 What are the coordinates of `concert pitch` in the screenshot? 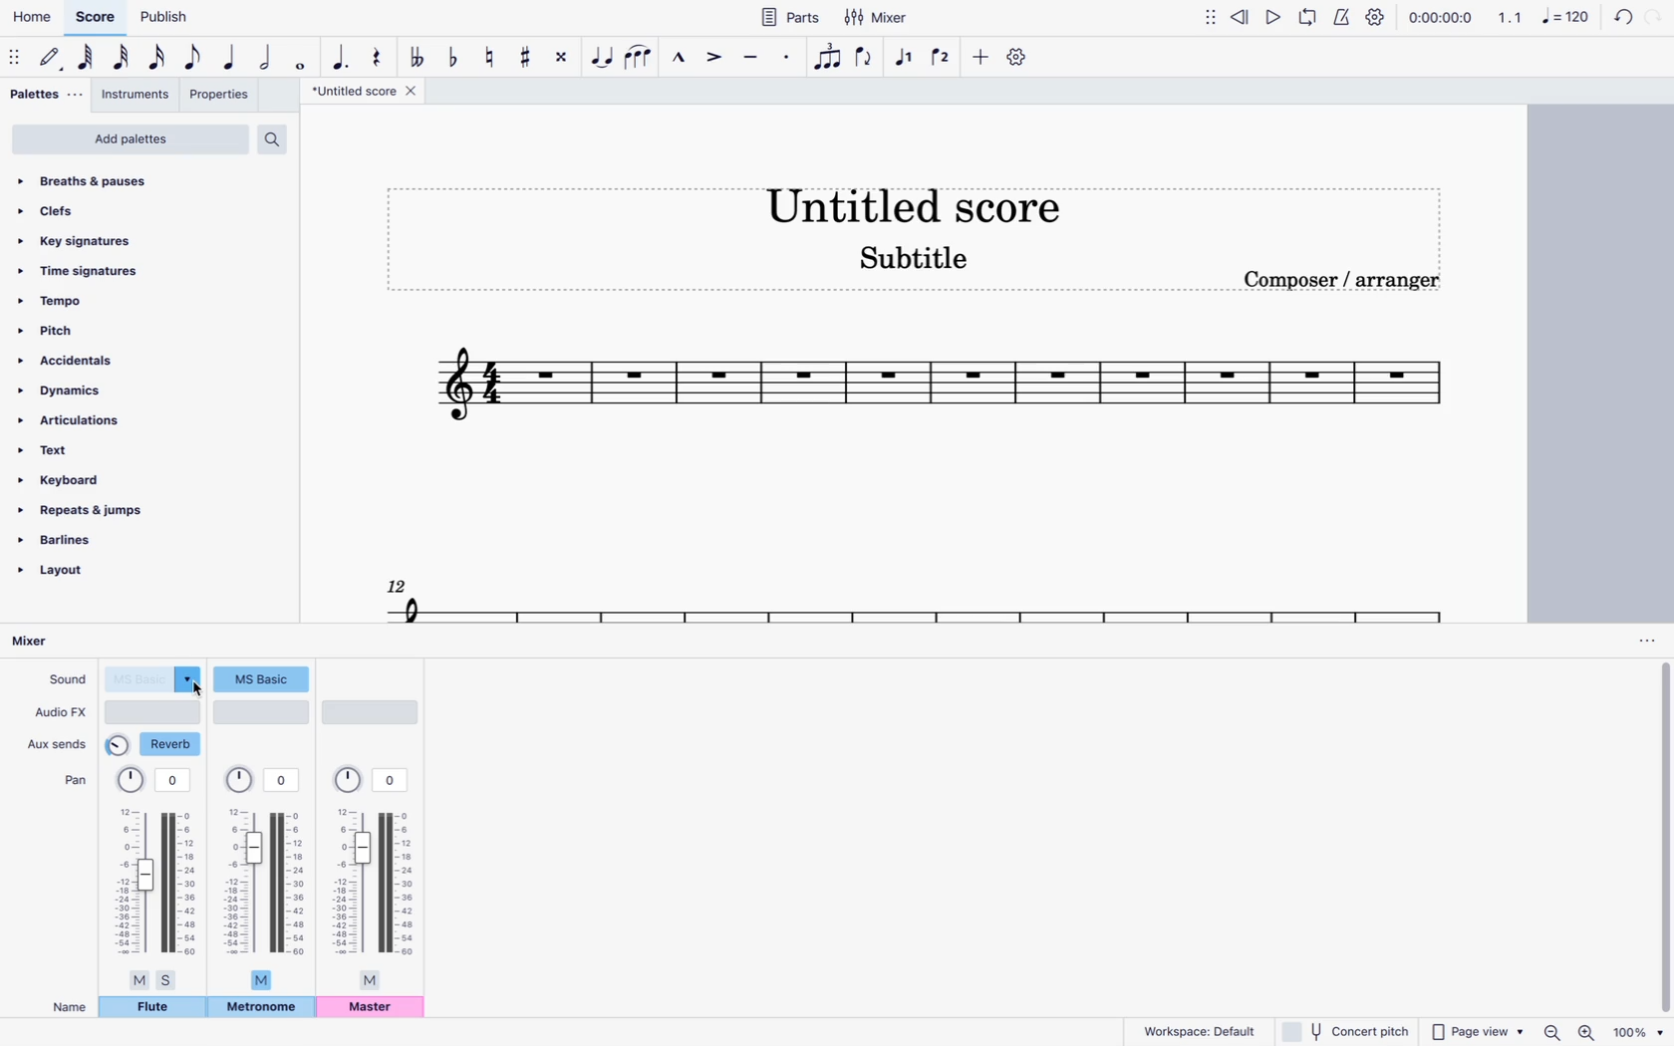 It's located at (1343, 1030).